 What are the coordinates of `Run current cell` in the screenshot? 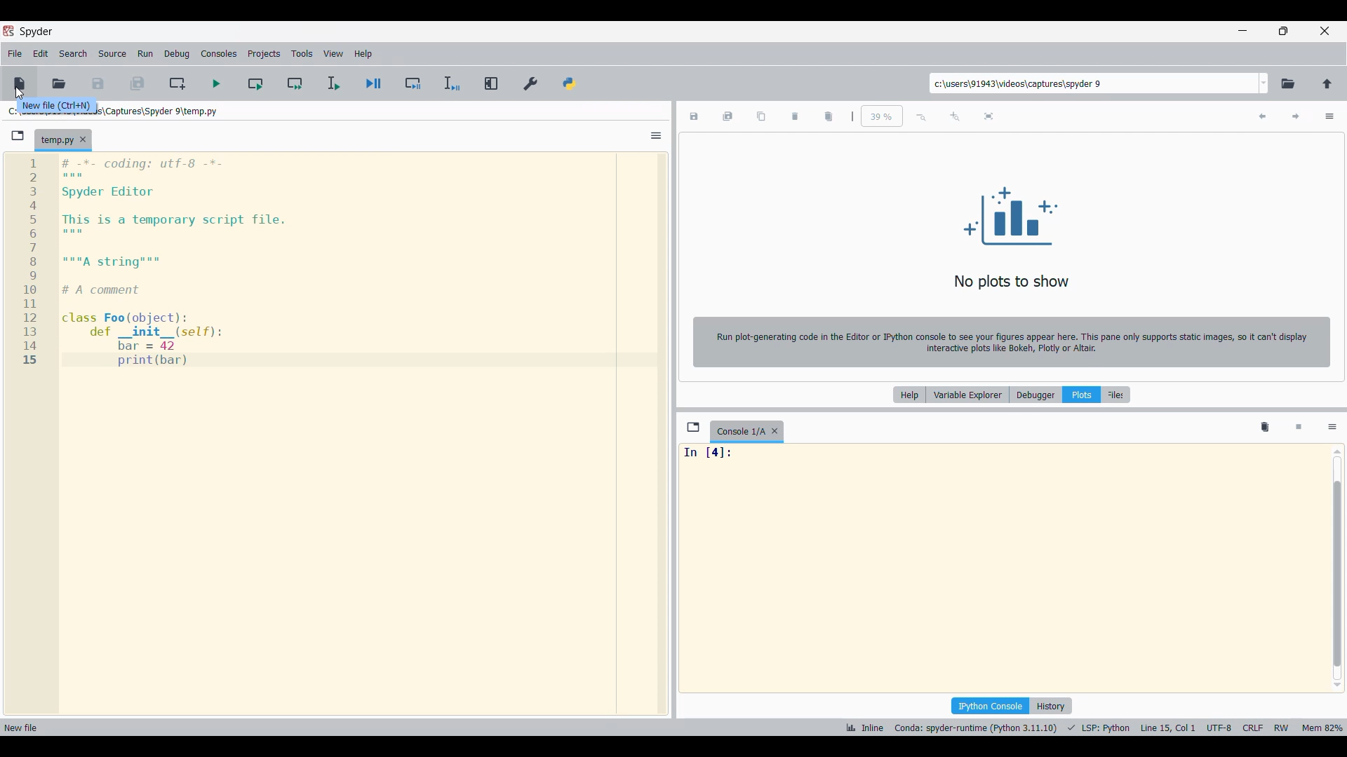 It's located at (256, 84).